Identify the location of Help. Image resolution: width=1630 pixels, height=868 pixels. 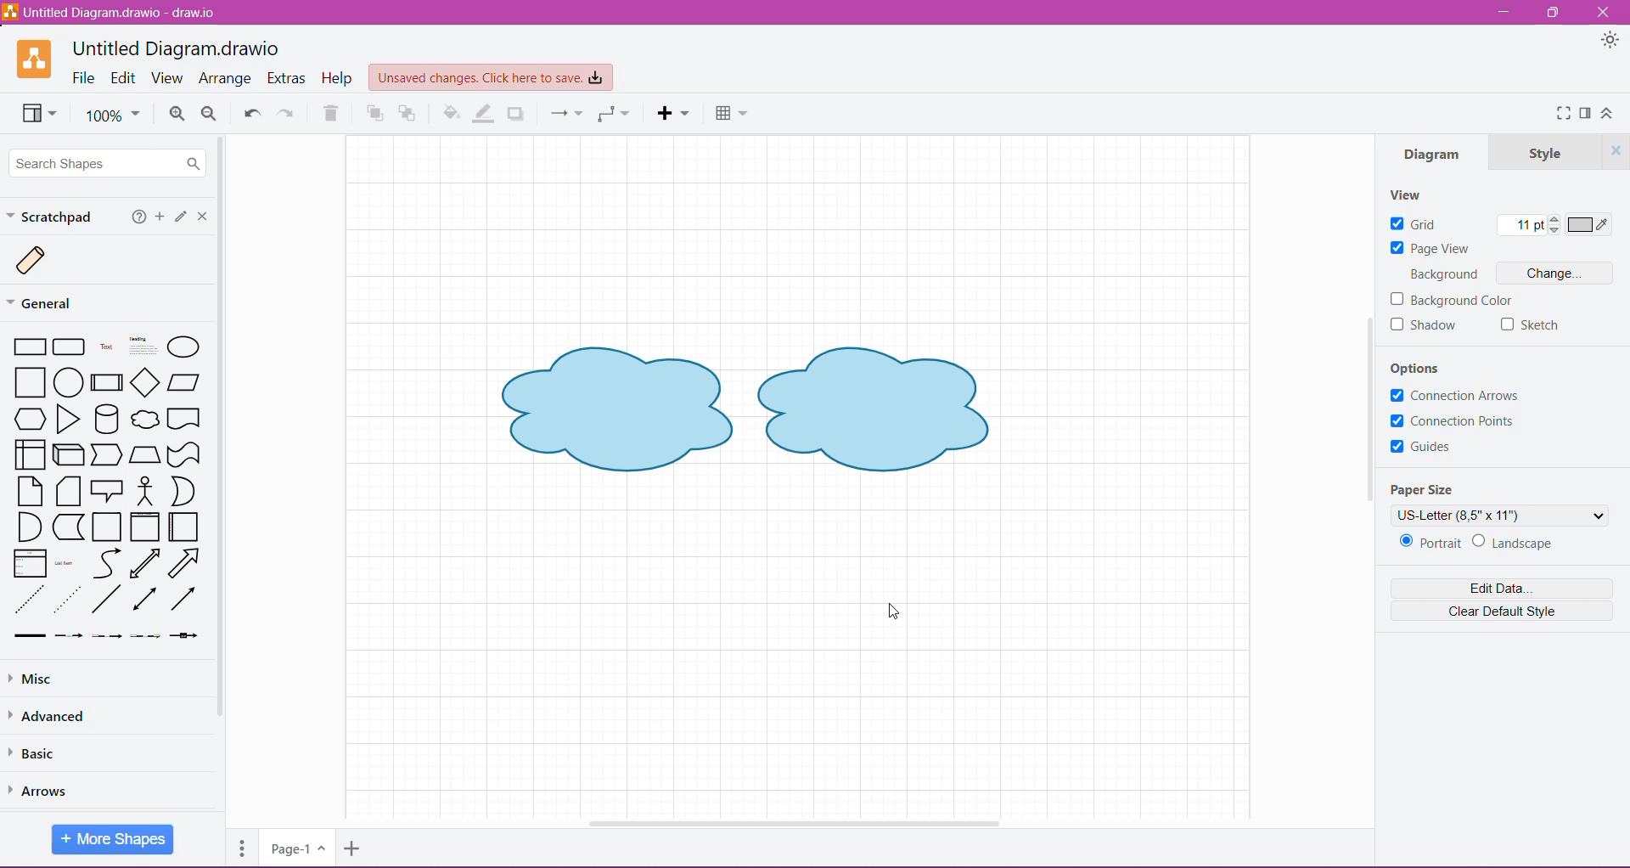
(339, 79).